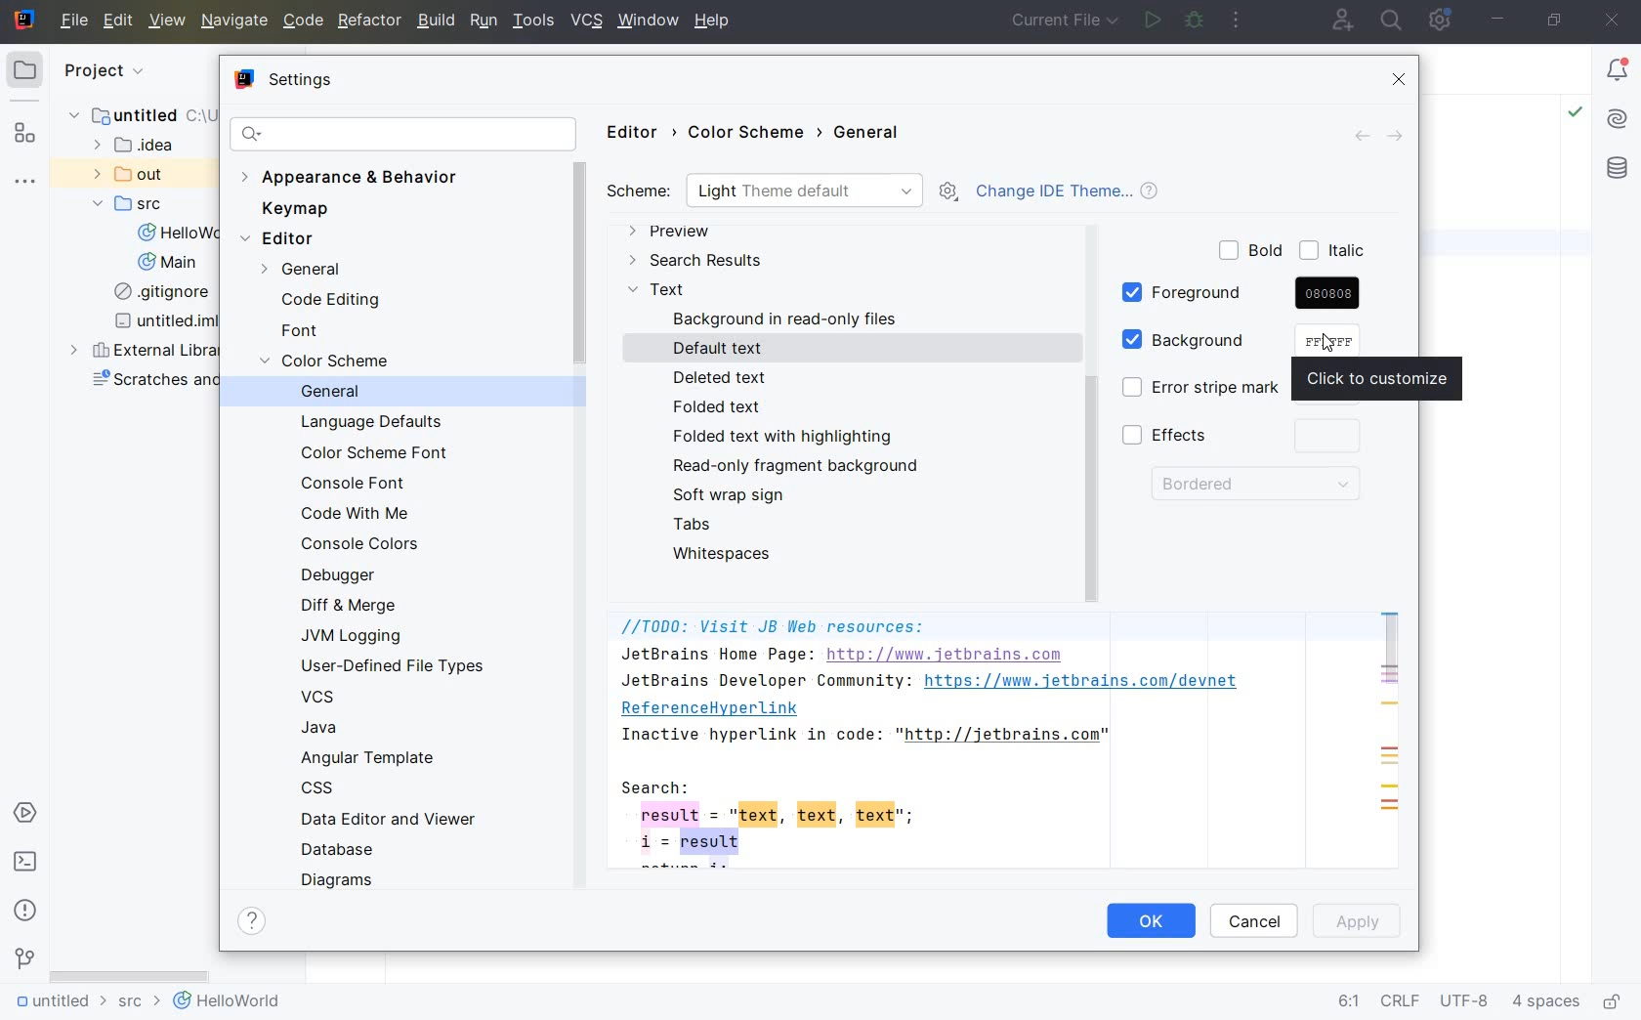 This screenshot has height=1020, width=1641. What do you see at coordinates (735, 495) in the screenshot?
I see `SOFT WRAP SIGN` at bounding box center [735, 495].